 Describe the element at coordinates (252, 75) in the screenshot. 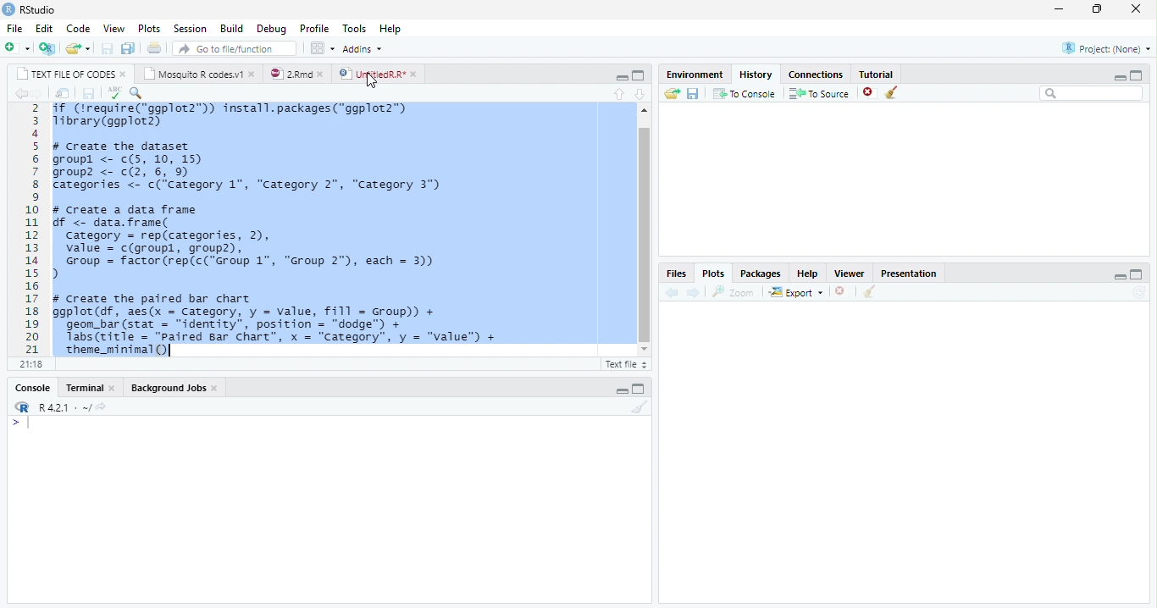

I see `close` at that location.